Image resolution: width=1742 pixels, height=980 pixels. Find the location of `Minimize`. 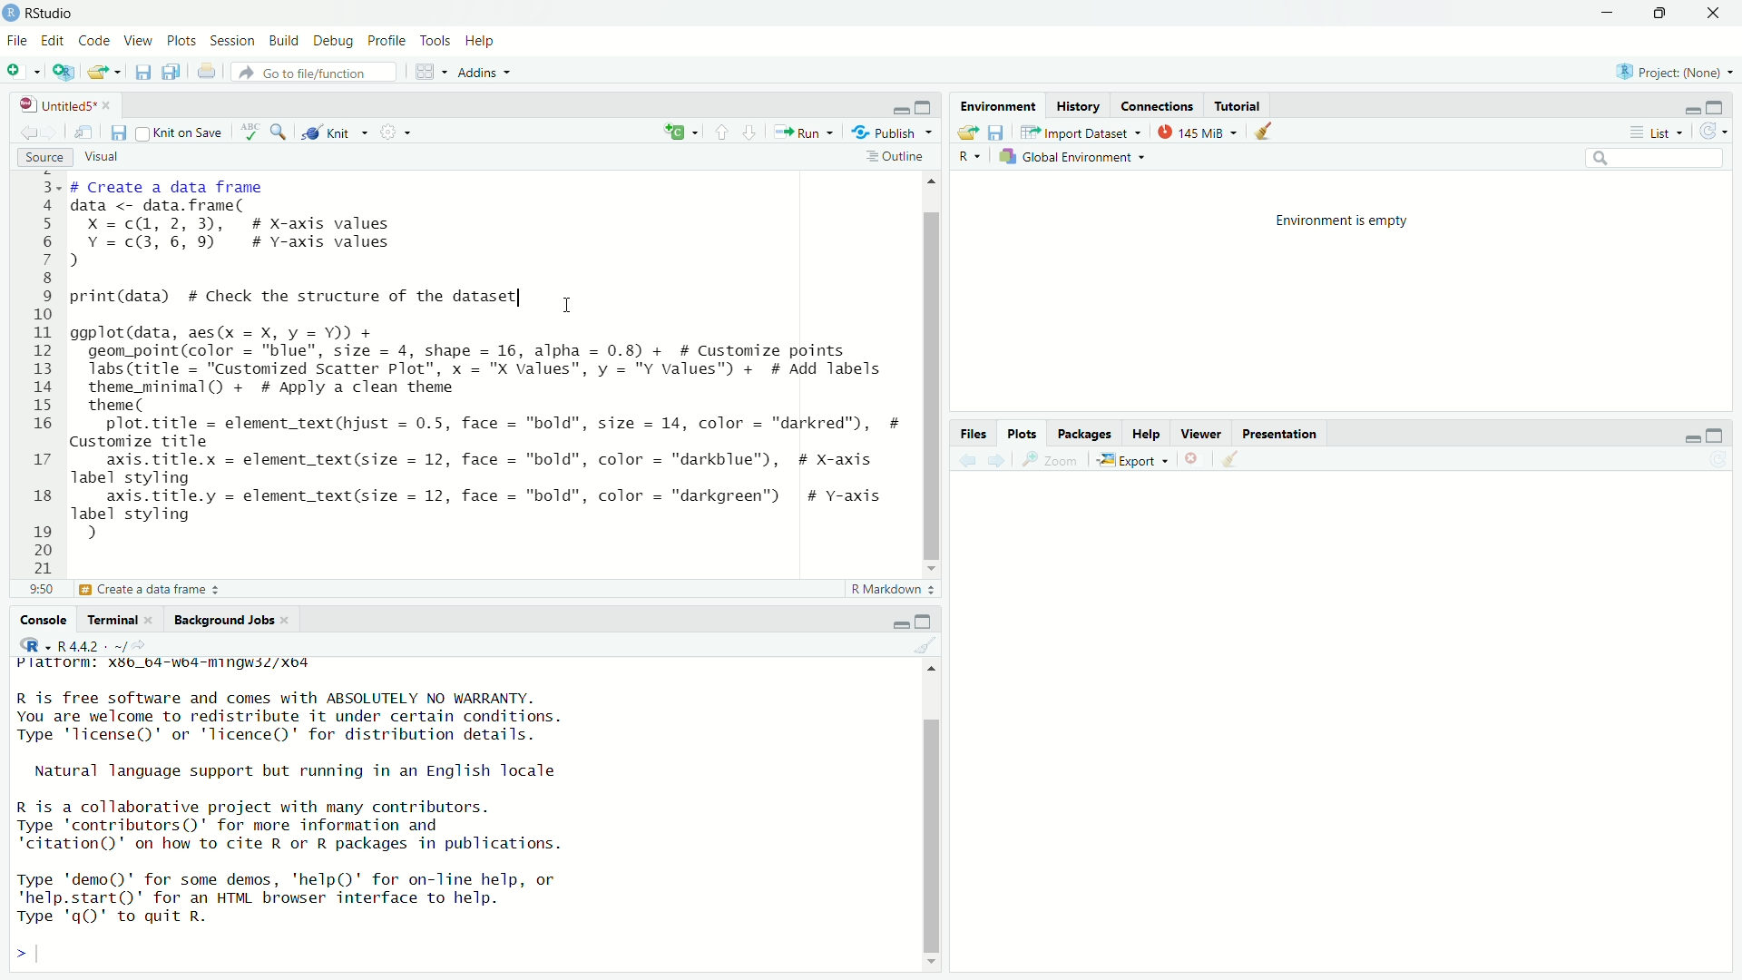

Minimize is located at coordinates (902, 626).